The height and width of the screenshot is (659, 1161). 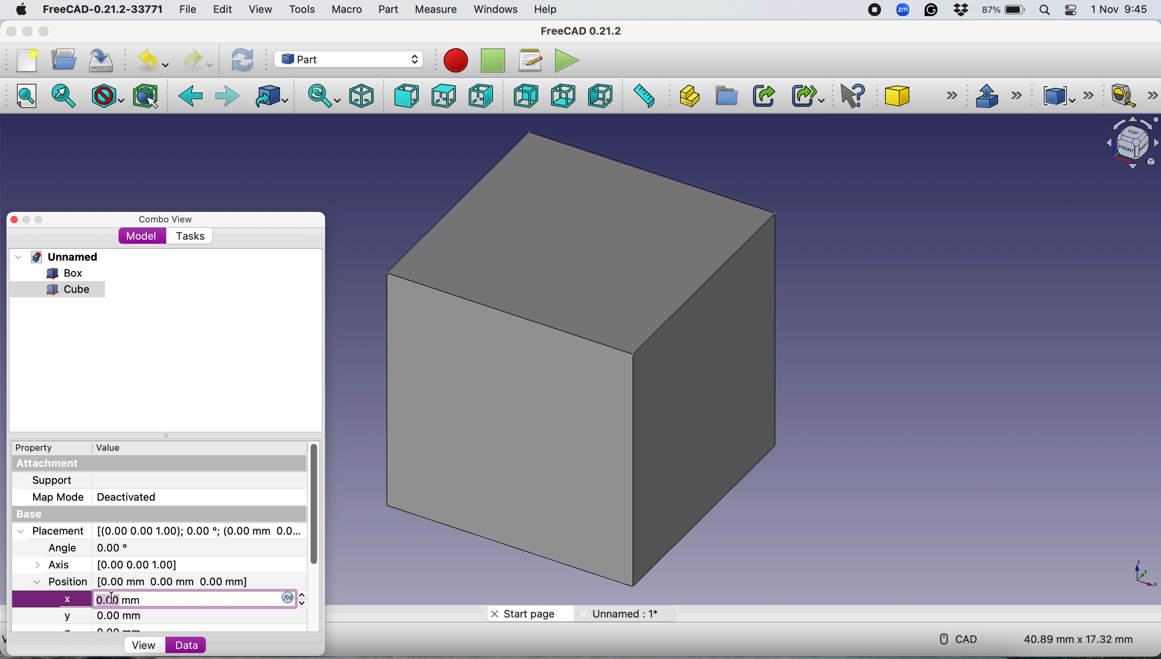 I want to click on Measure linear, so click(x=1134, y=97).